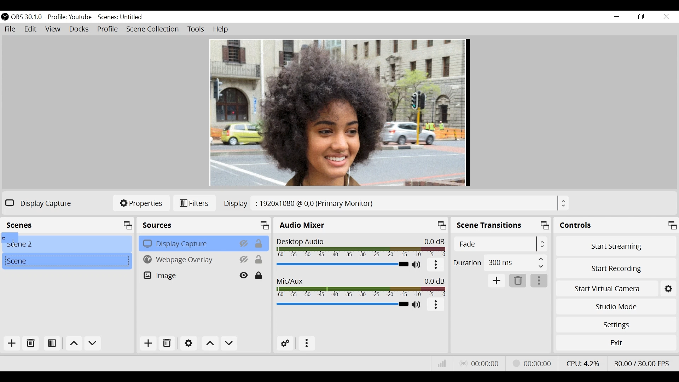 The width and height of the screenshot is (679, 382). What do you see at coordinates (361, 225) in the screenshot?
I see `Audio Mixer` at bounding box center [361, 225].